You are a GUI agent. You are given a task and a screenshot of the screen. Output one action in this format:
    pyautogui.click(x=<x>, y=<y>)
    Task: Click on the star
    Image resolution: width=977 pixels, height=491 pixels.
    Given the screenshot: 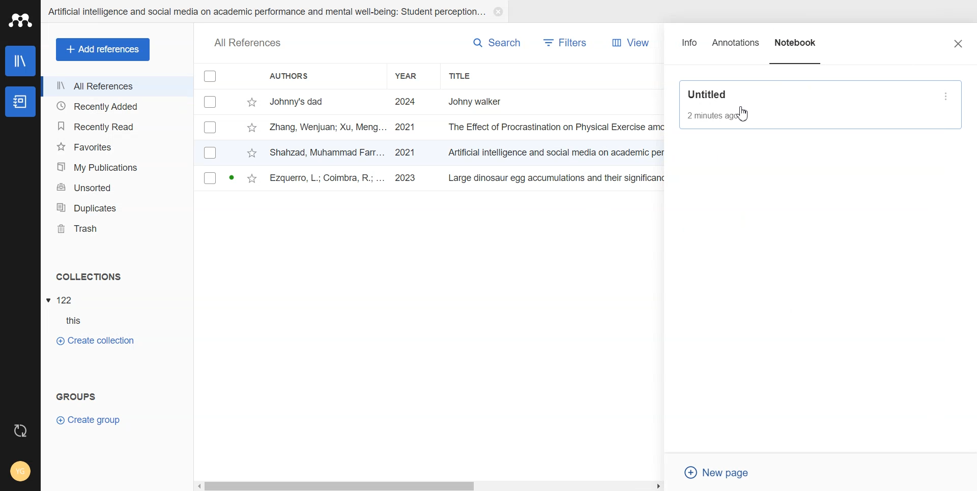 What is the action you would take?
    pyautogui.click(x=252, y=179)
    